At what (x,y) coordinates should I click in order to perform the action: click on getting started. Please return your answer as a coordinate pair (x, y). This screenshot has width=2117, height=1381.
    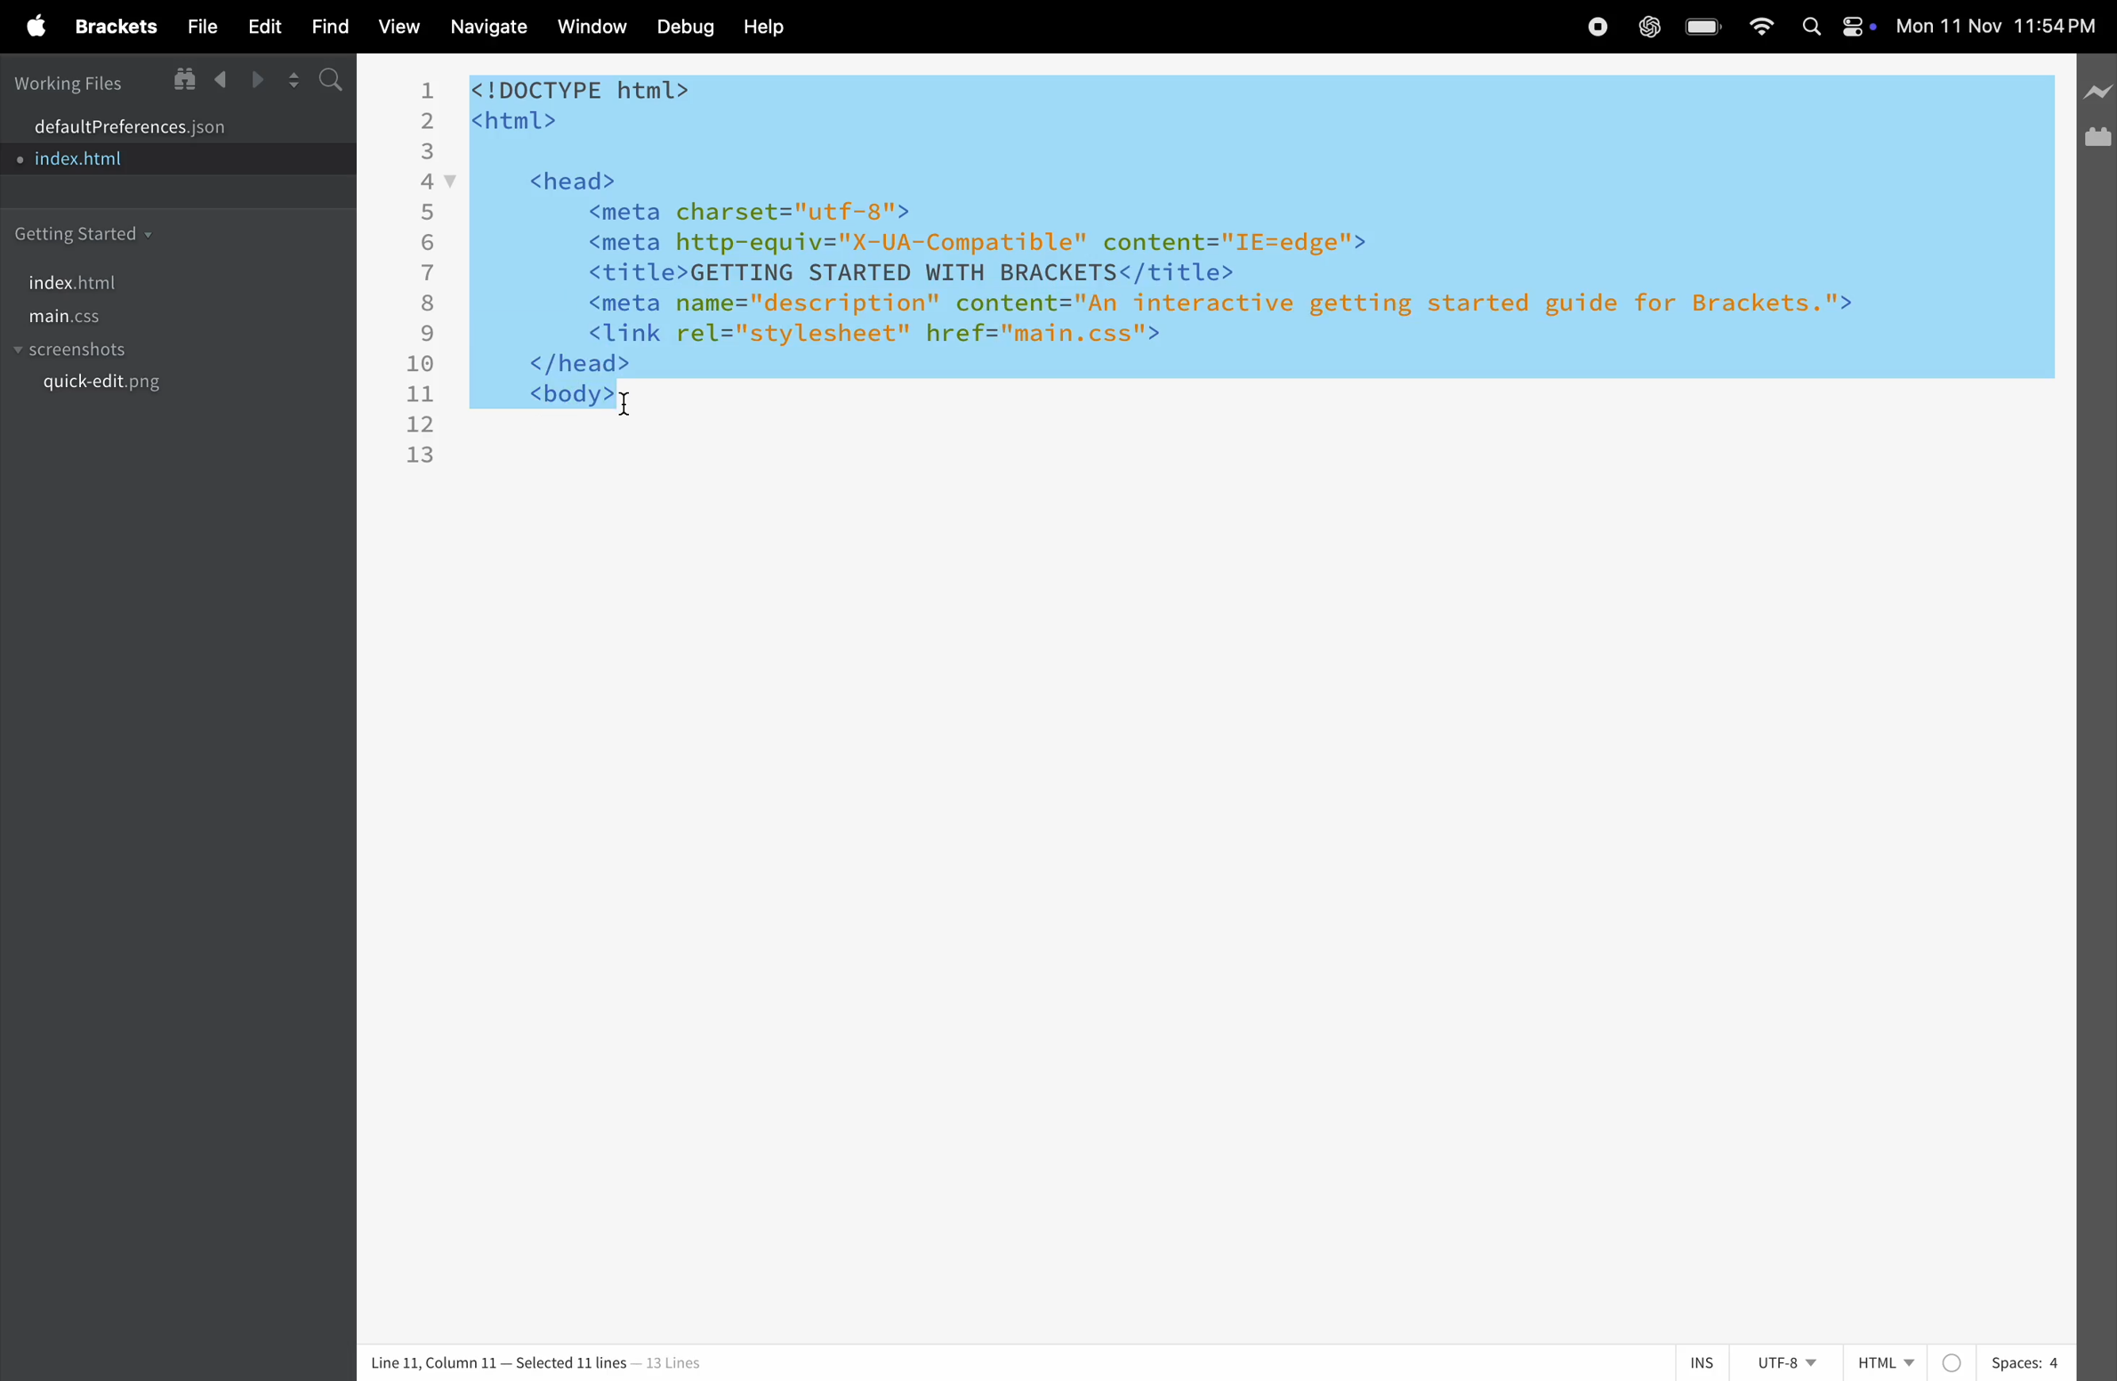
    Looking at the image, I should click on (94, 230).